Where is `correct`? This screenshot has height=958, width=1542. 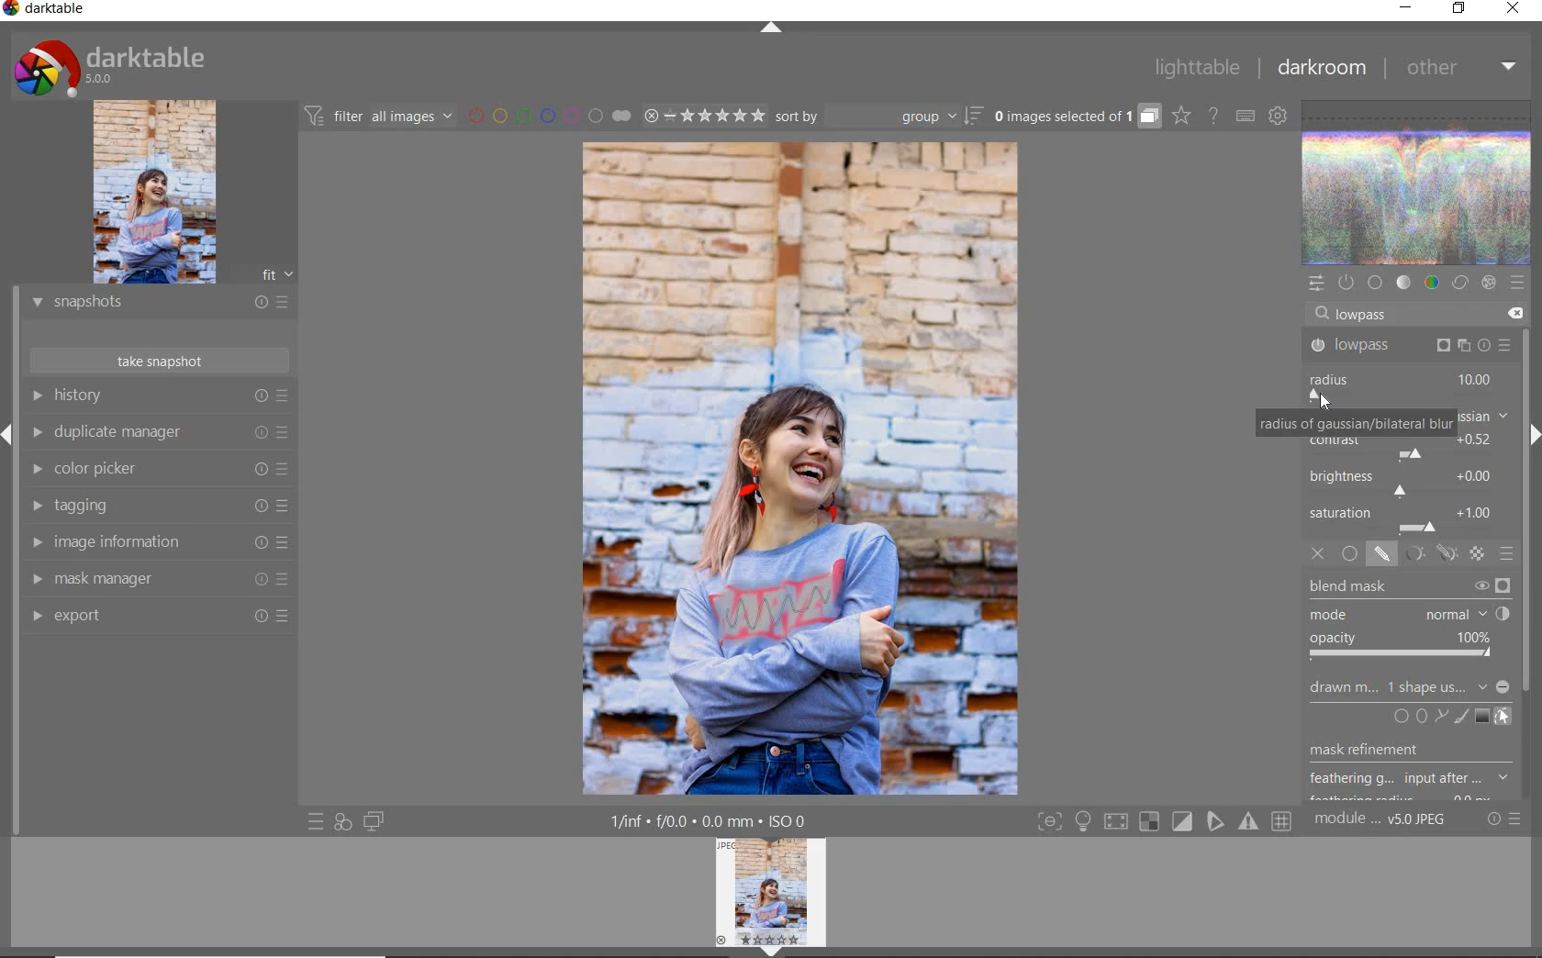
correct is located at coordinates (1459, 284).